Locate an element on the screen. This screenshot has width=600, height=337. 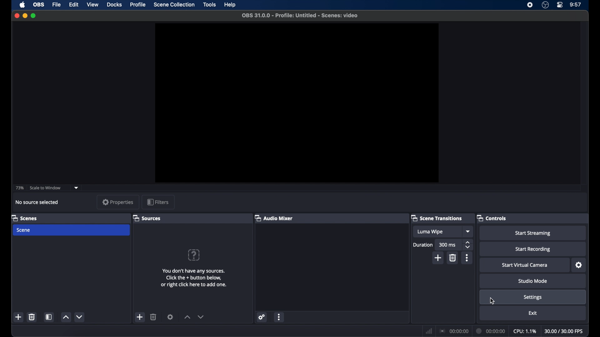
delete is located at coordinates (33, 317).